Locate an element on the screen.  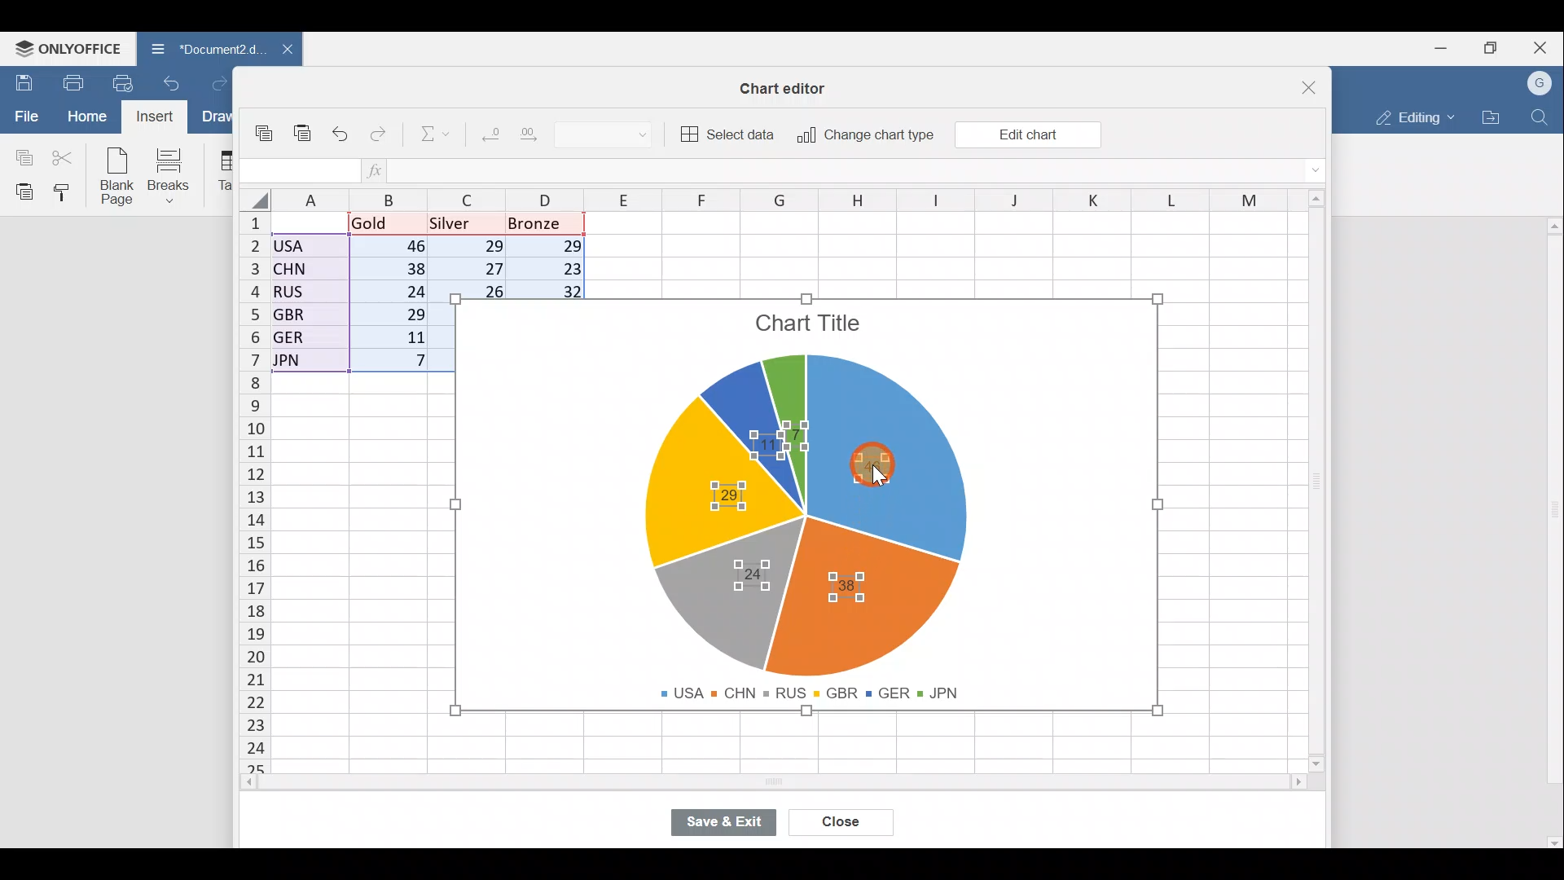
Cut is located at coordinates (64, 156).